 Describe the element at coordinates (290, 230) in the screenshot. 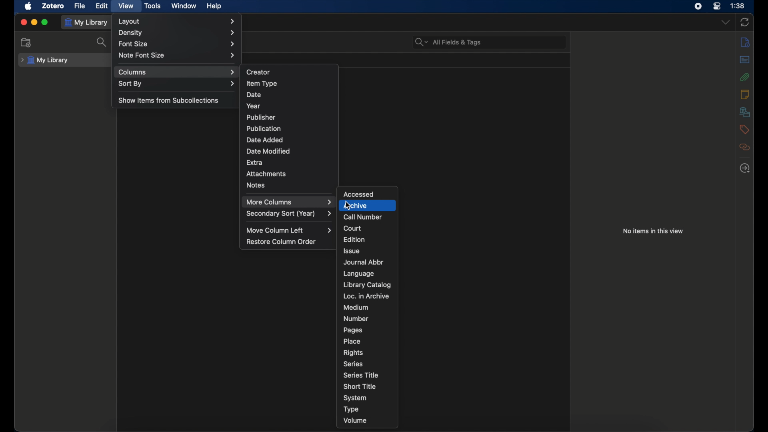

I see `move column left` at that location.